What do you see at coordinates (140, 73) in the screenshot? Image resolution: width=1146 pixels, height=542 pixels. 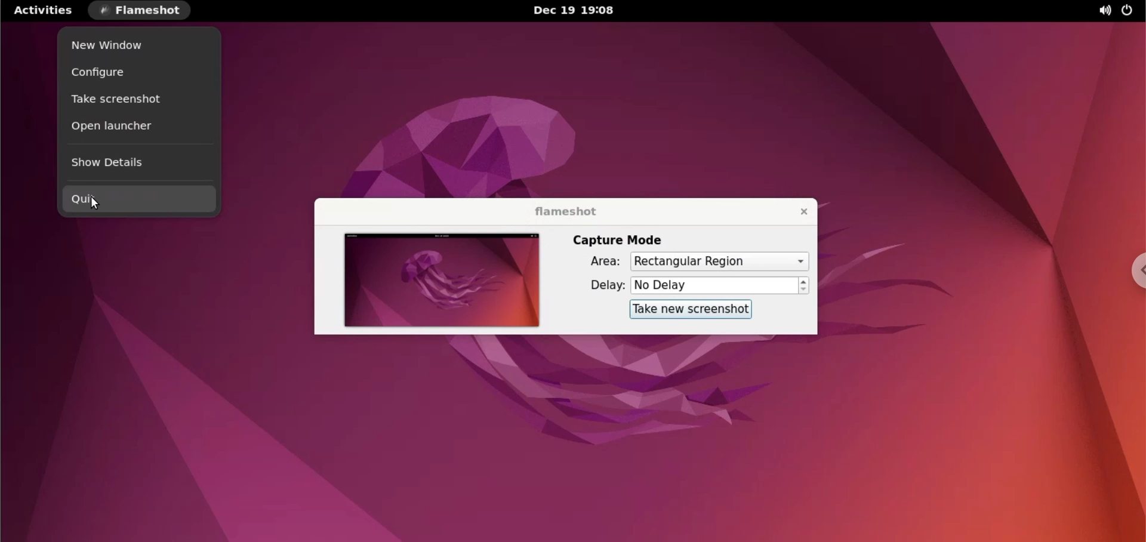 I see `configure` at bounding box center [140, 73].